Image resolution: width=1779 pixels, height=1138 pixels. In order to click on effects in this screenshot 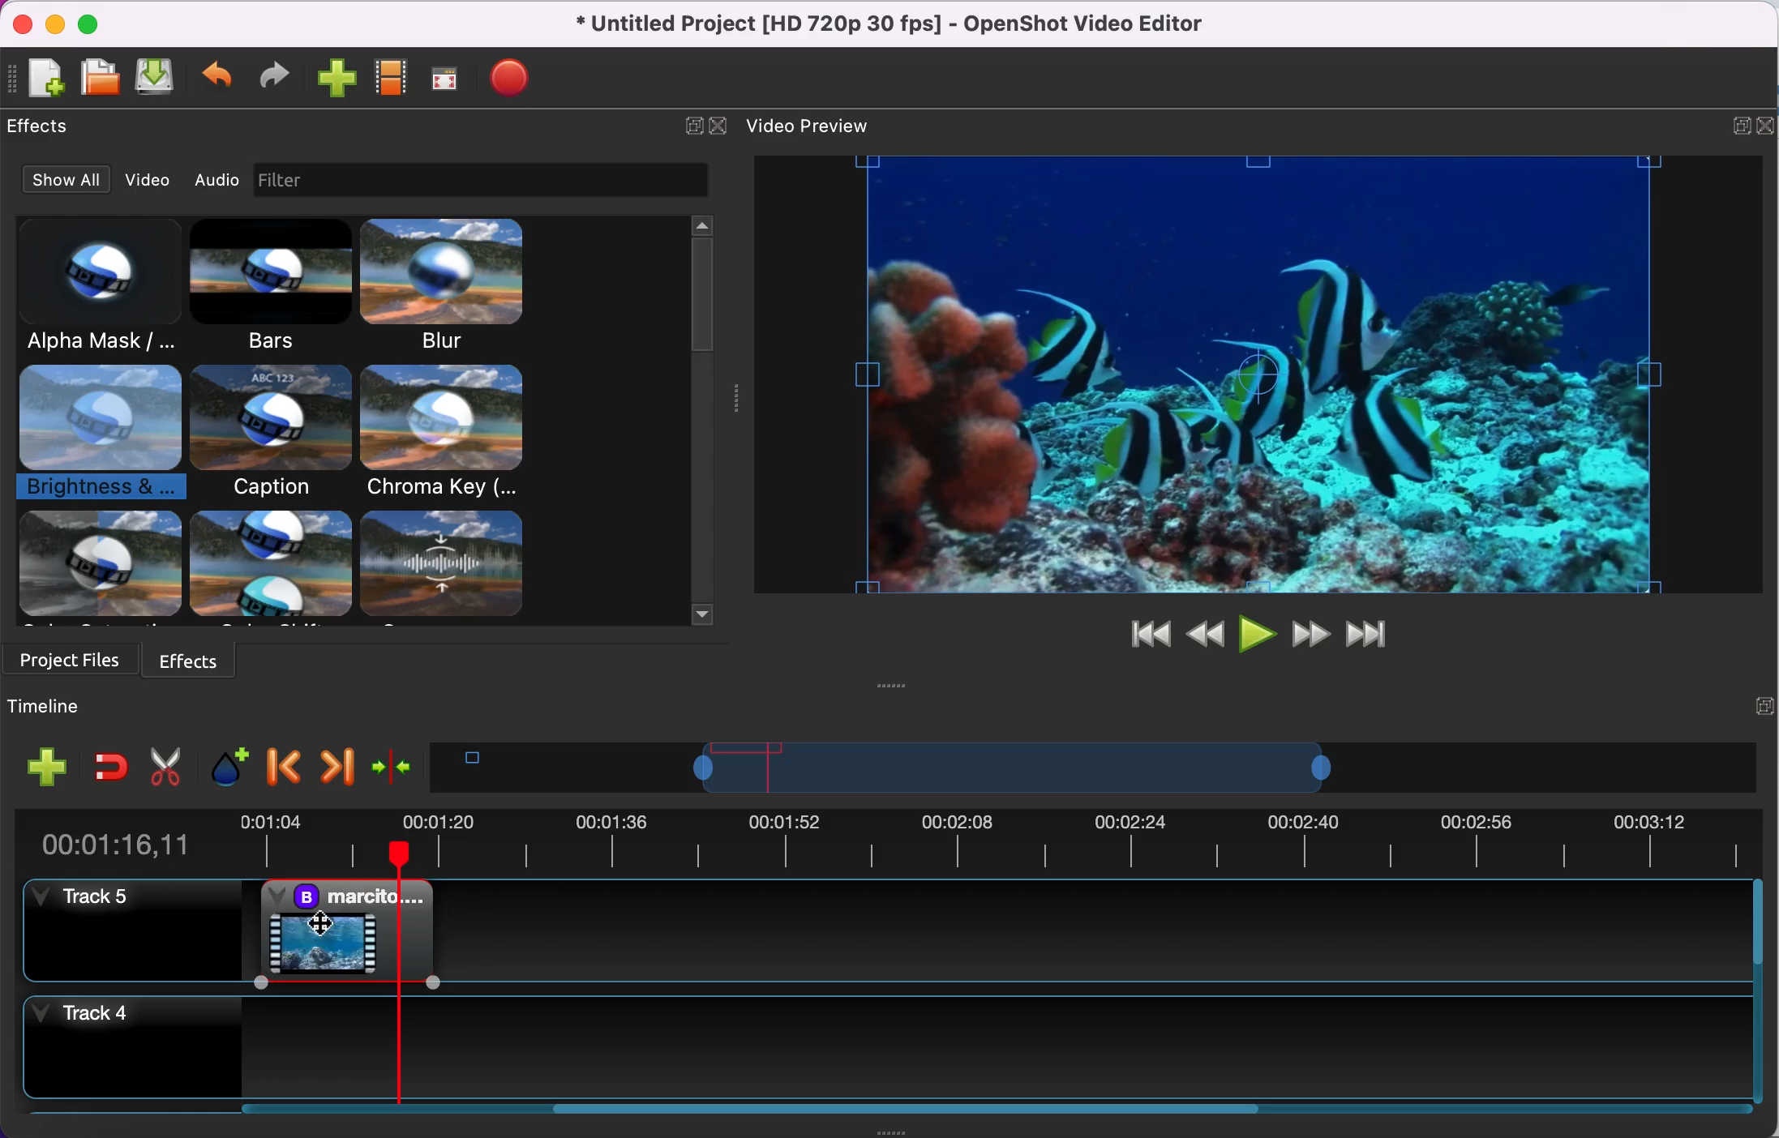, I will do `click(194, 657)`.